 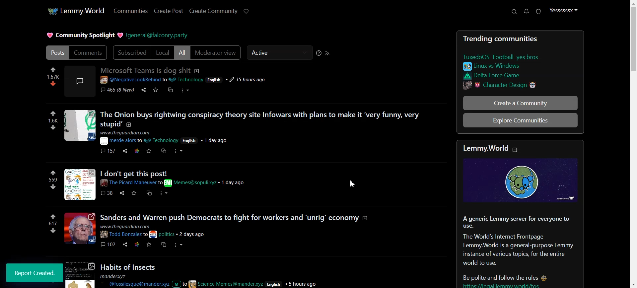 I want to click on image, so click(x=80, y=126).